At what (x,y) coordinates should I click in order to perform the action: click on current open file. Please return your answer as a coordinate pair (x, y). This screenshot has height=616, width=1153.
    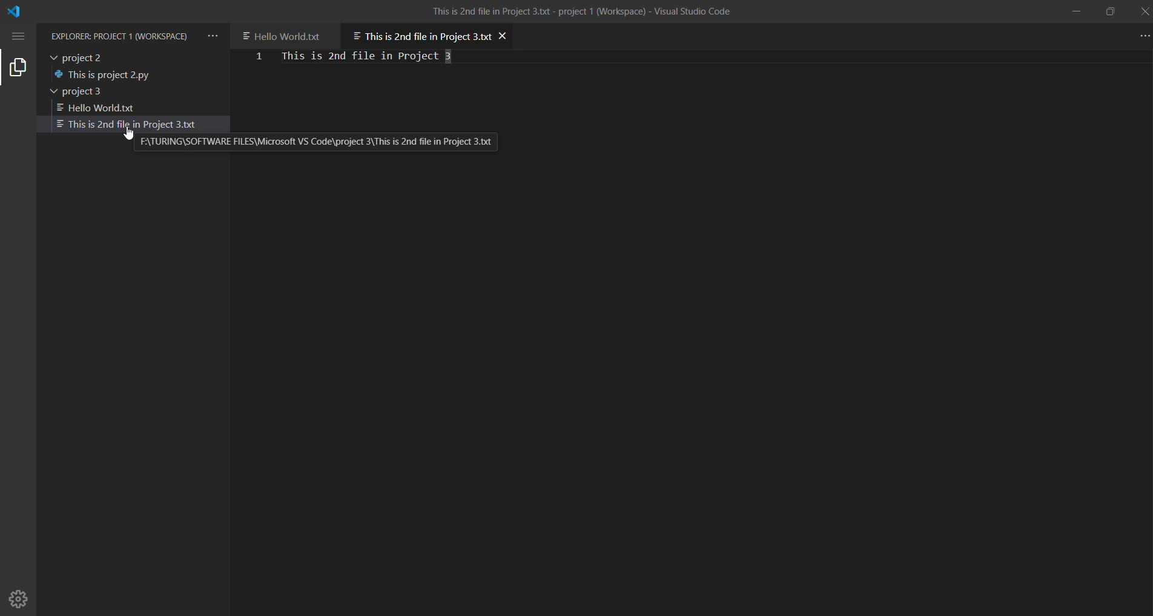
    Looking at the image, I should click on (420, 34).